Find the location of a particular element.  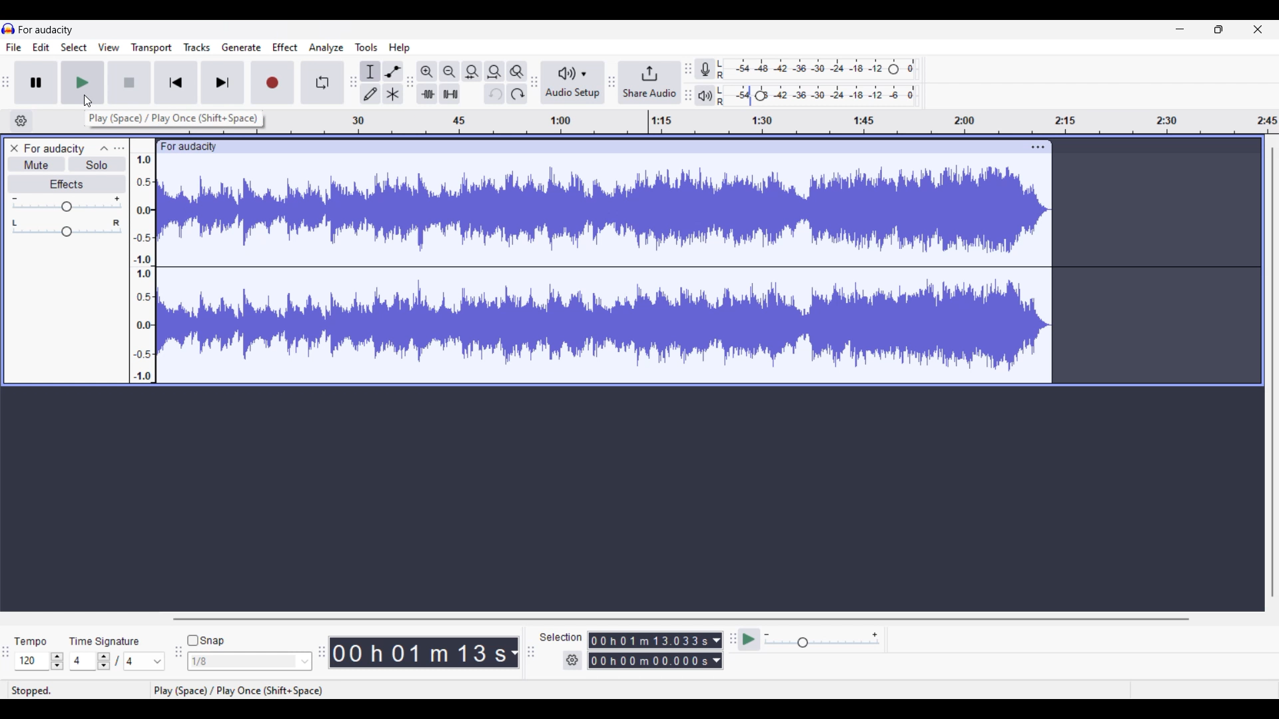

Analyze menu is located at coordinates (326, 47).